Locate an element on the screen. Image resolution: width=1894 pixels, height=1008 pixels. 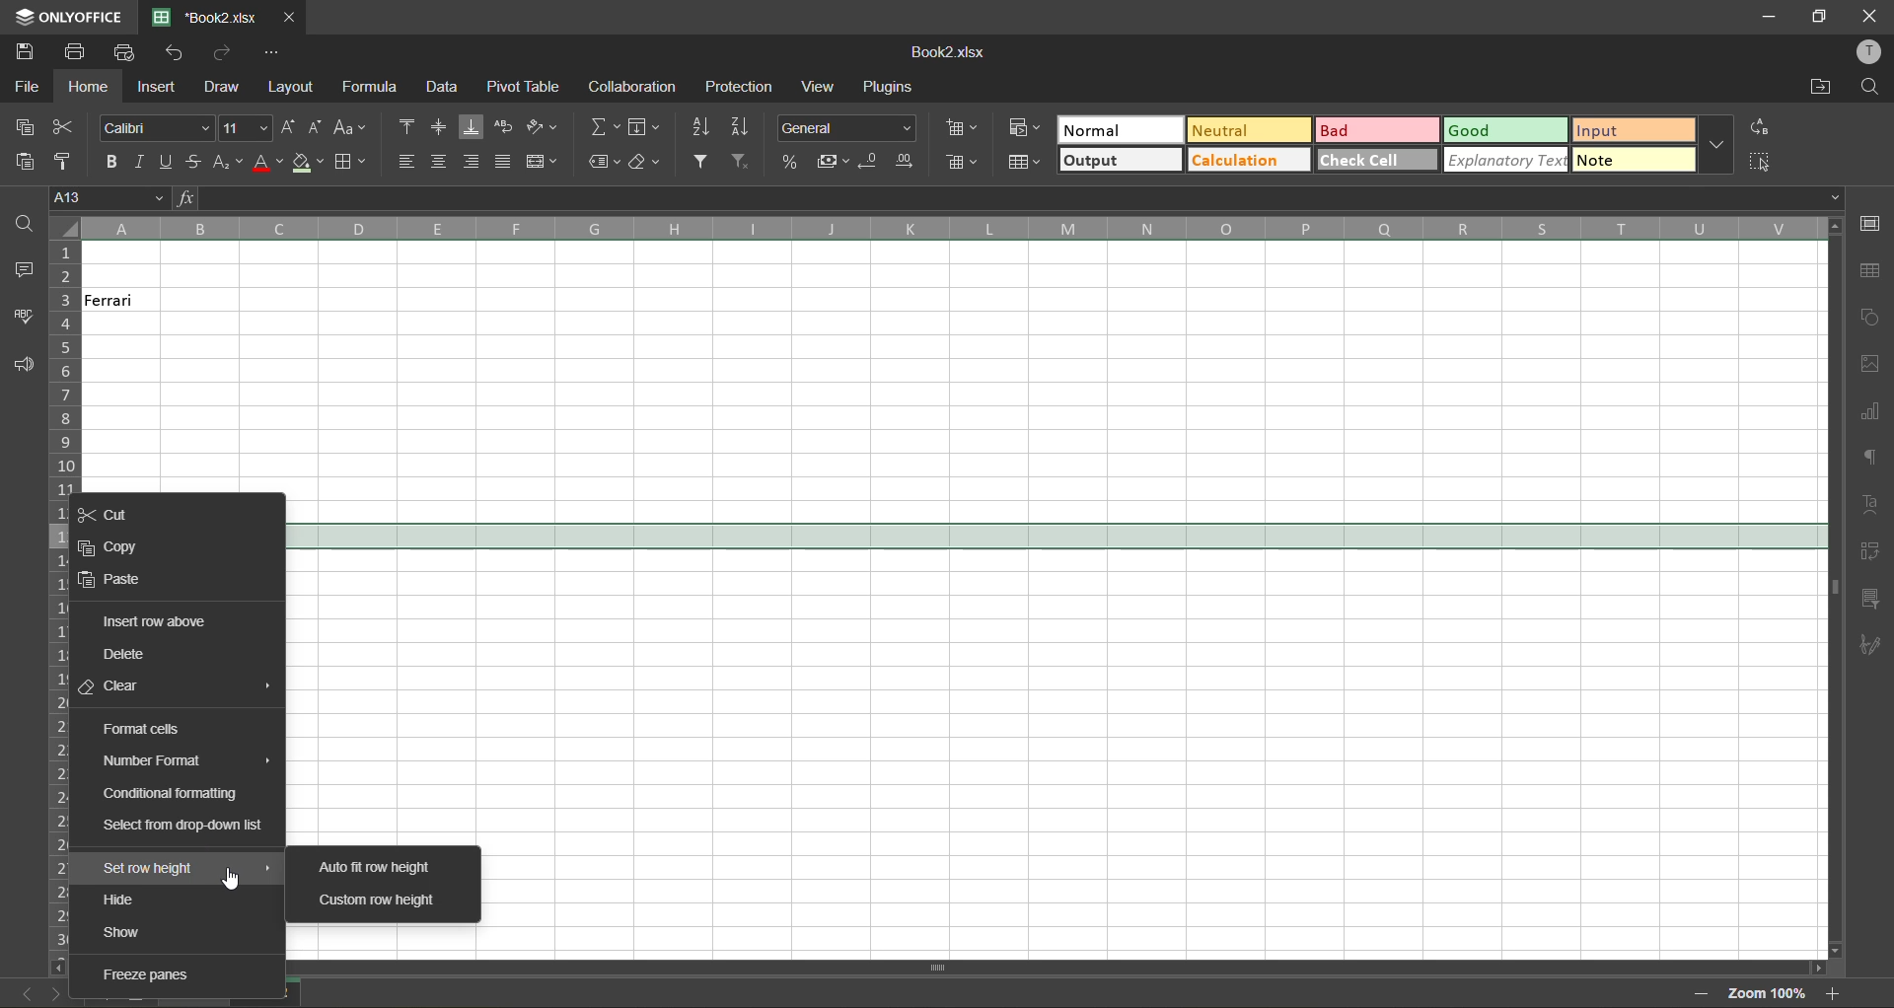
filter is located at coordinates (705, 162).